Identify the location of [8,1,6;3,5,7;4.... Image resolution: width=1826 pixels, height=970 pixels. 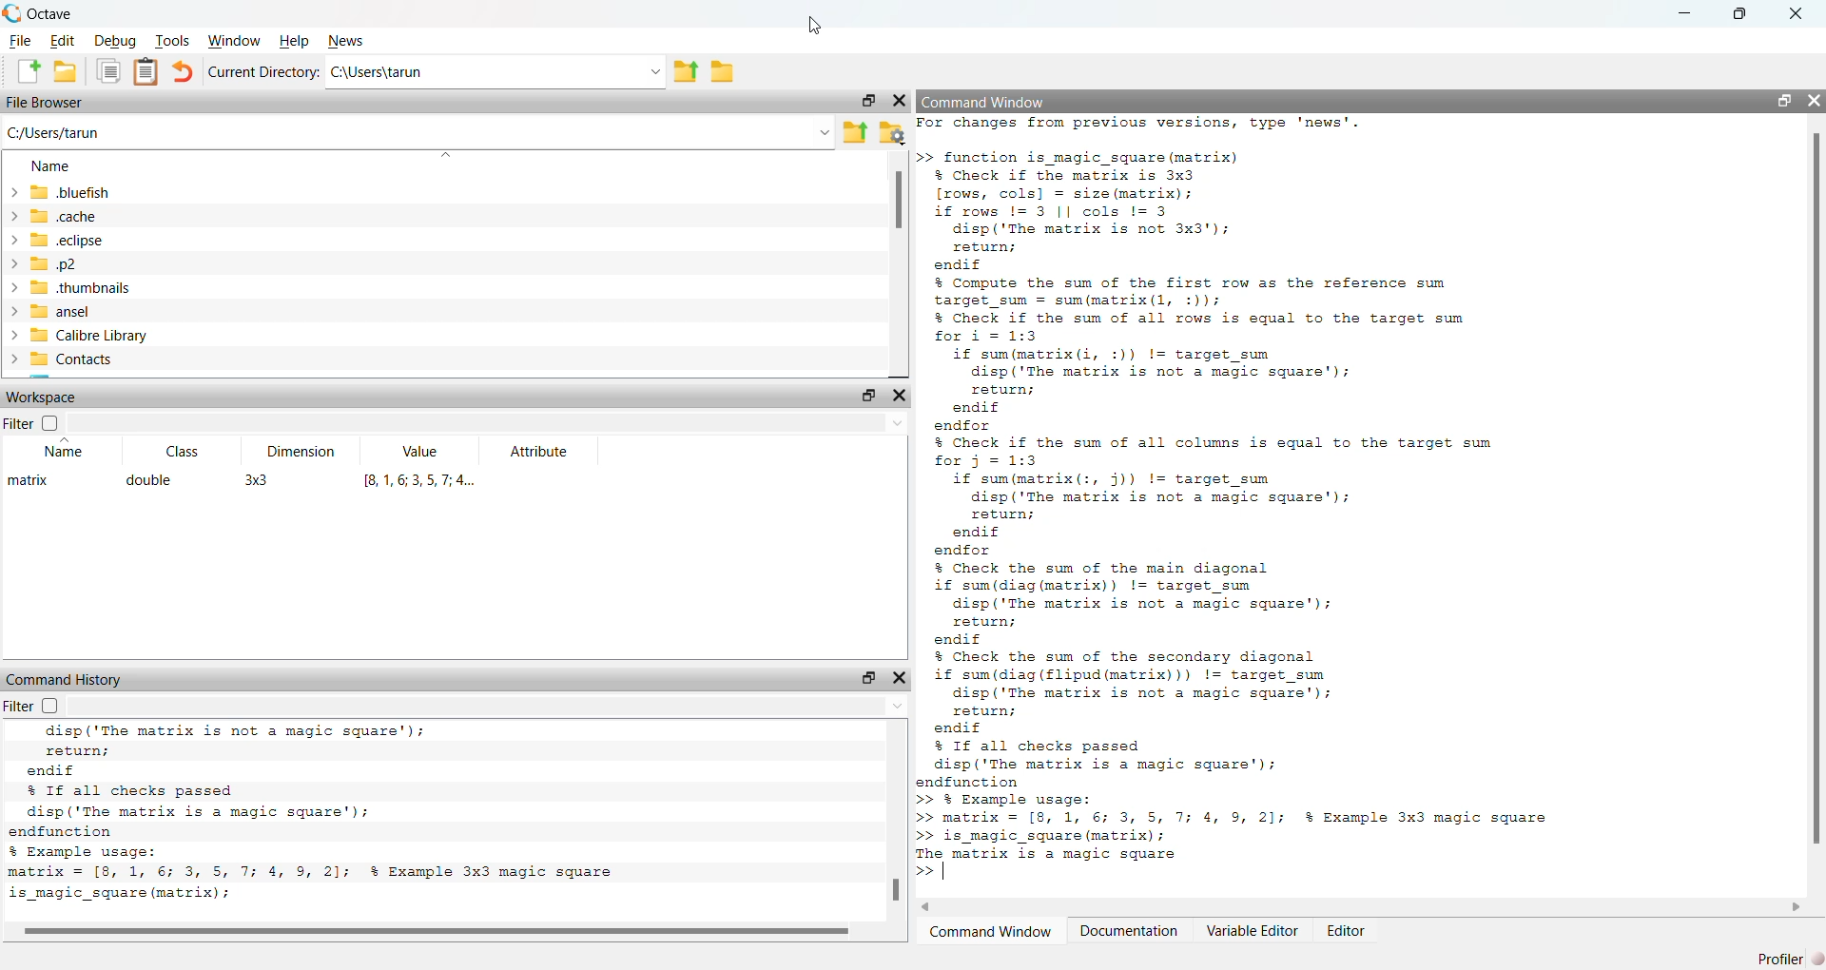
(423, 480).